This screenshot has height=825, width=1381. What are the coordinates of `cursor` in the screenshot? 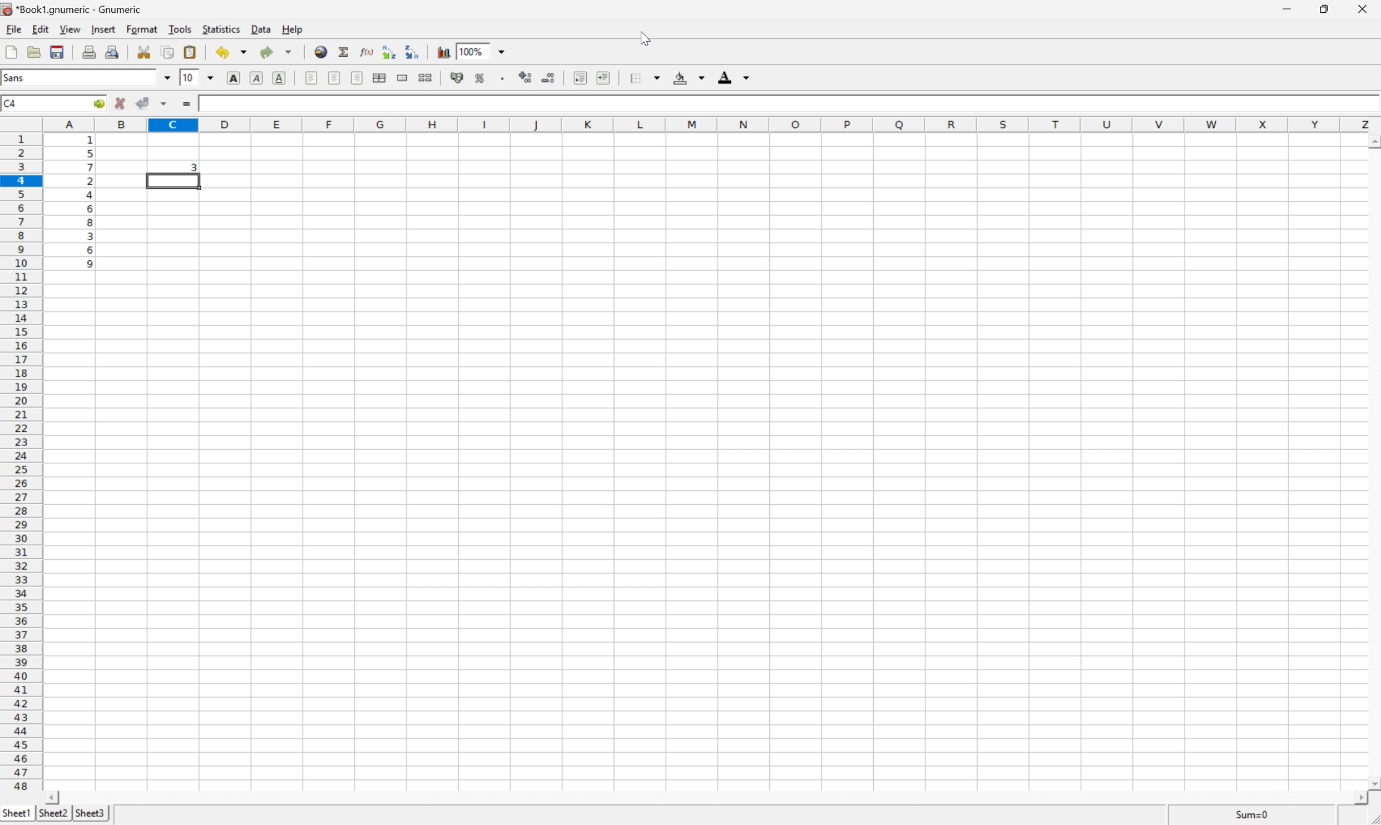 It's located at (646, 38).